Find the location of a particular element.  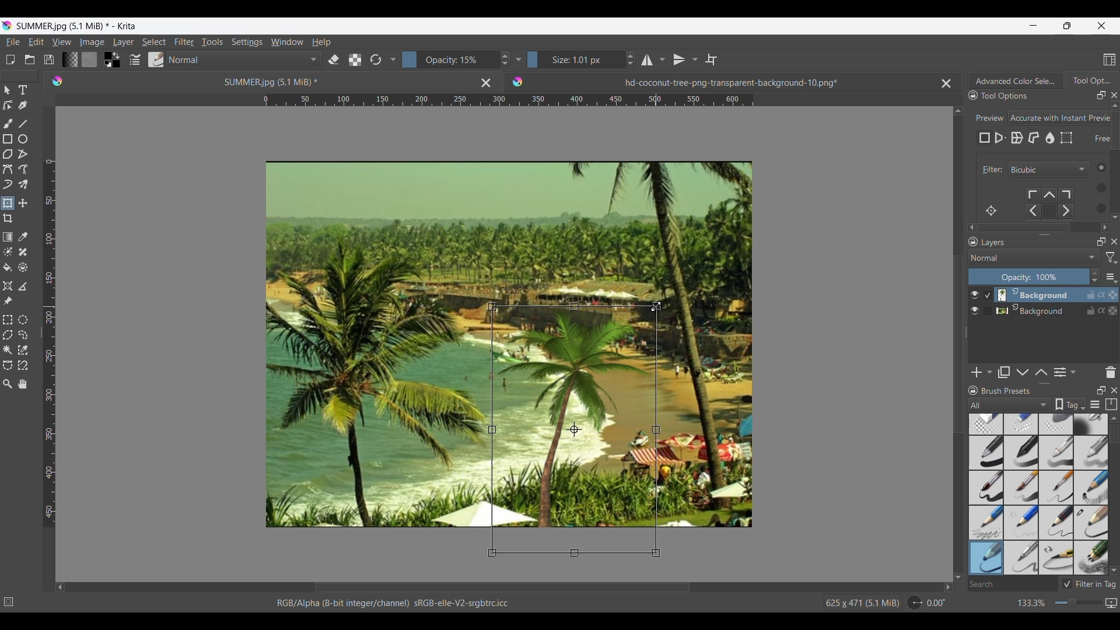

basic1 is located at coordinates (985, 452).